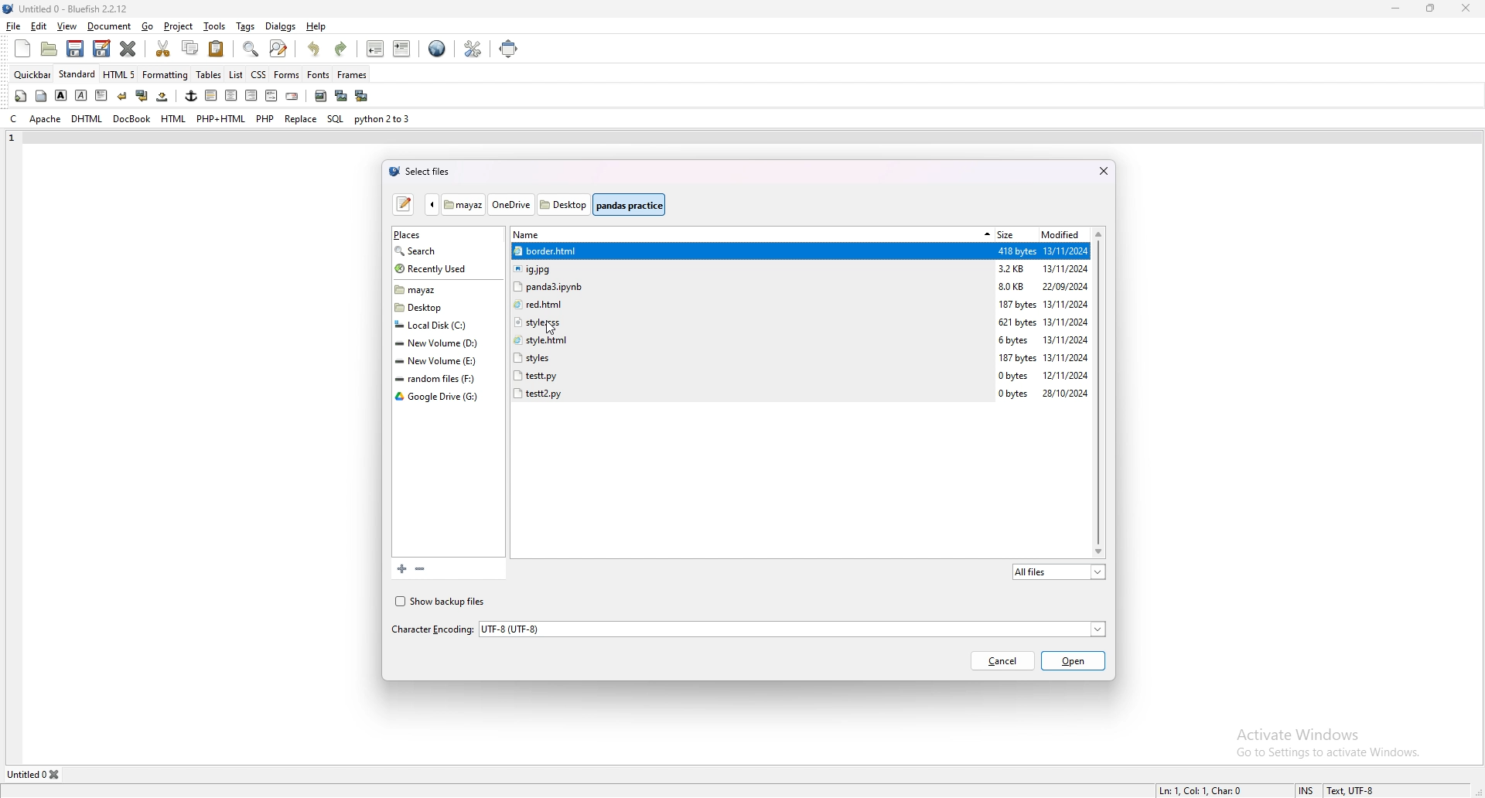 This screenshot has width=1485, height=798. Describe the element at coordinates (74, 8) in the screenshot. I see `Untitled 0 - Bluefish 2.2.12` at that location.